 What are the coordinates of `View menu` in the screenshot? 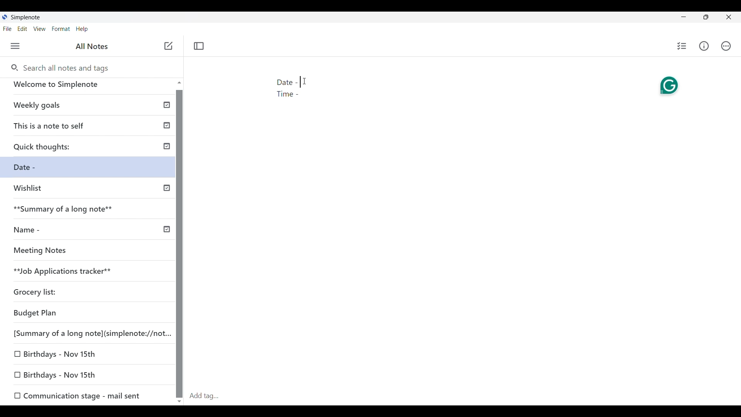 It's located at (40, 29).